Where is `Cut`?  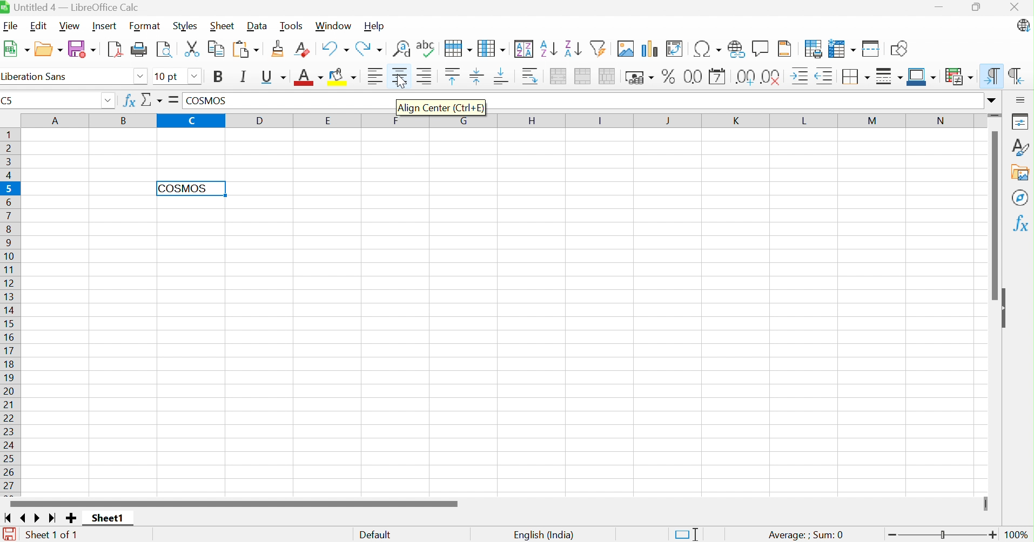 Cut is located at coordinates (192, 49).